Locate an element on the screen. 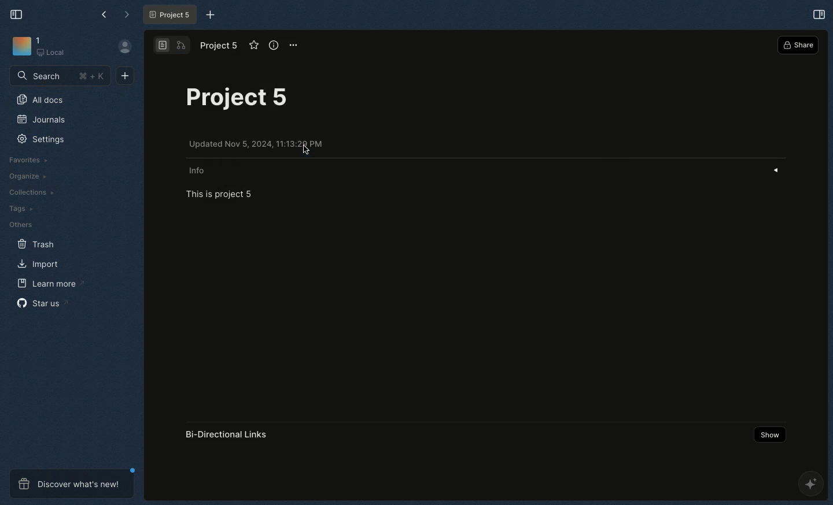  Show is located at coordinates (772, 436).